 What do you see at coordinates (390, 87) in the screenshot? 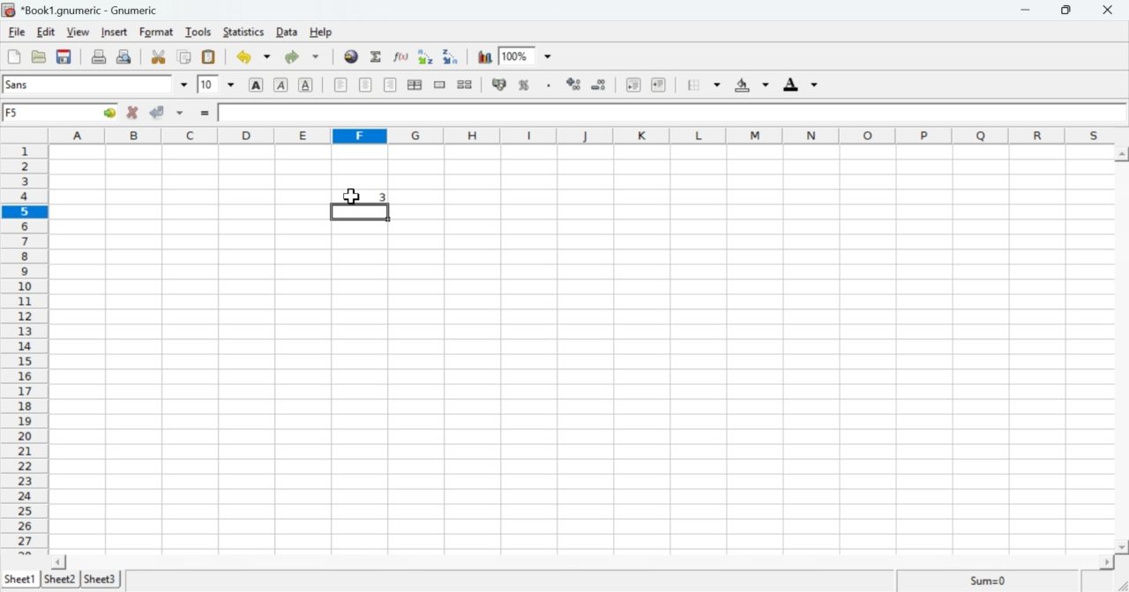
I see `Align right` at bounding box center [390, 87].